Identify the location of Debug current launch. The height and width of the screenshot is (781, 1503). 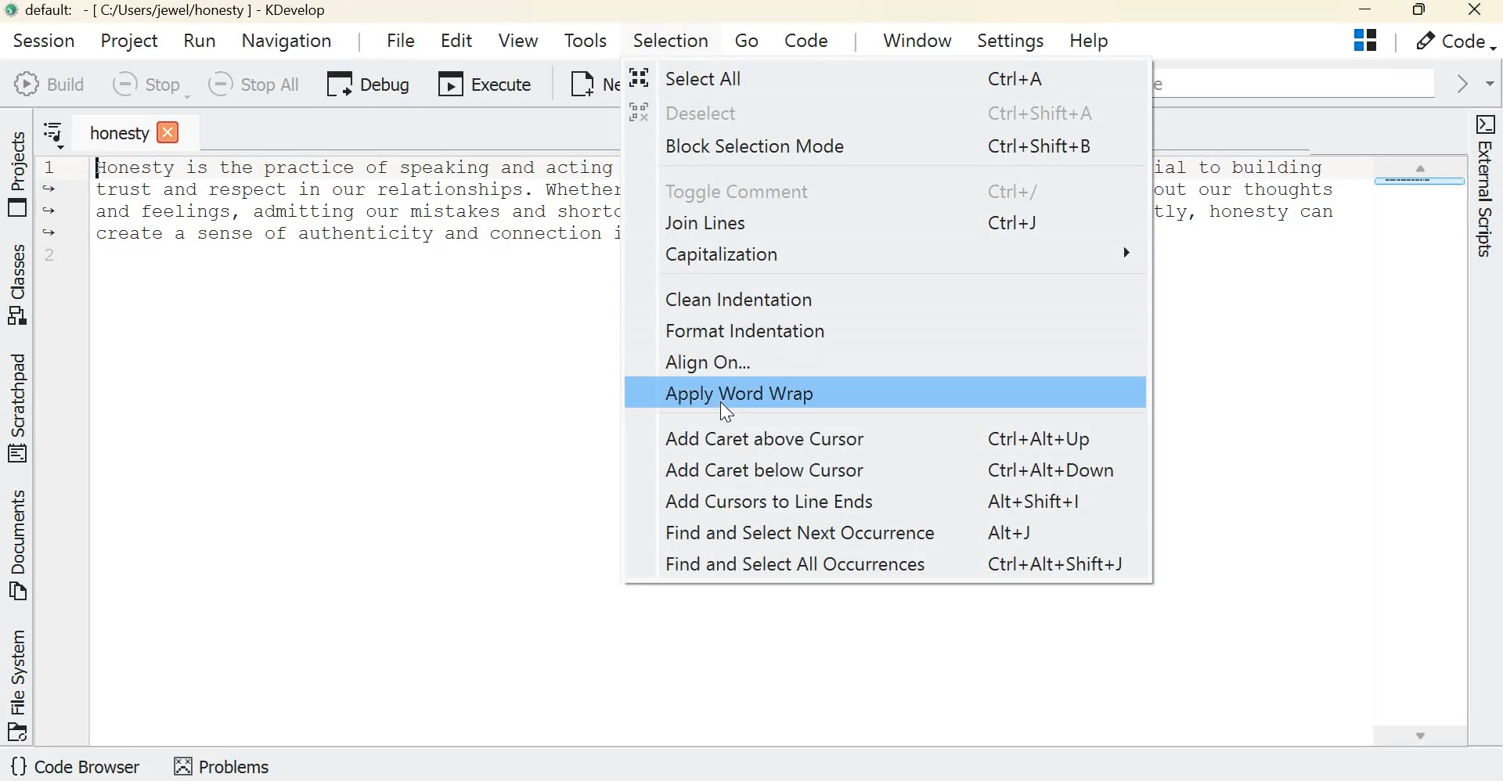
(369, 86).